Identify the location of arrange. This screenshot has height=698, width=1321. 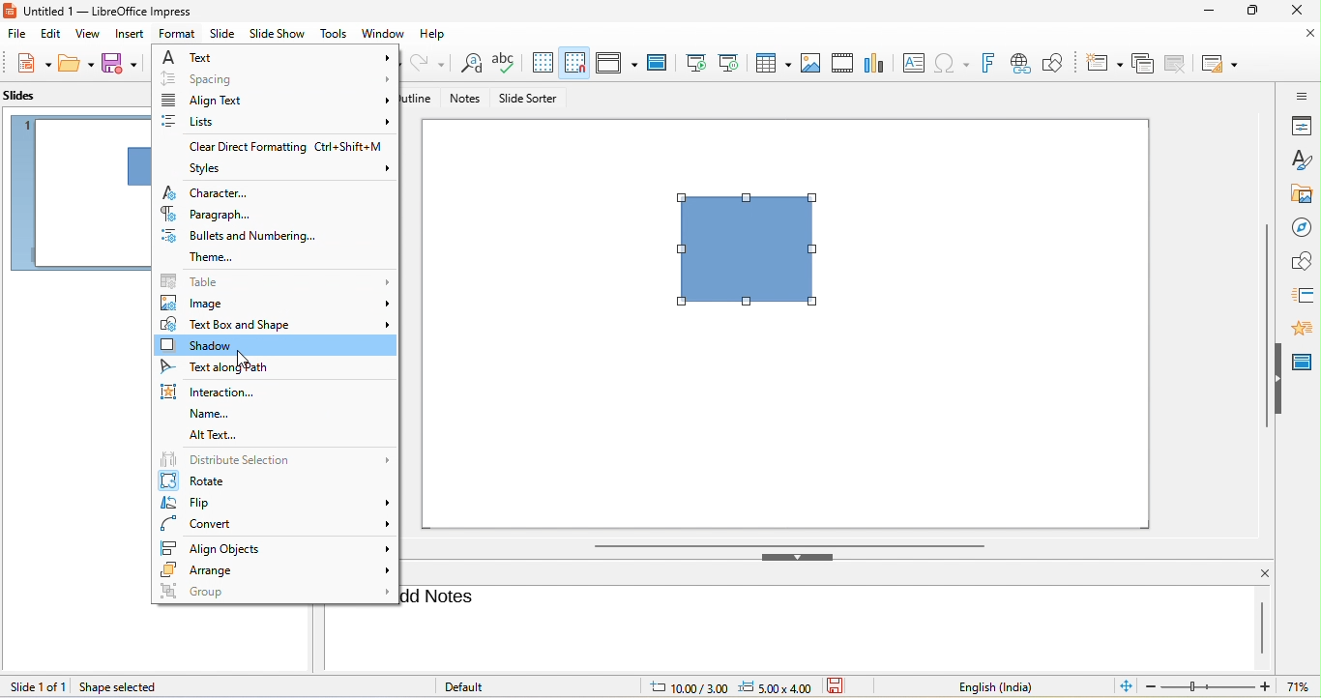
(276, 572).